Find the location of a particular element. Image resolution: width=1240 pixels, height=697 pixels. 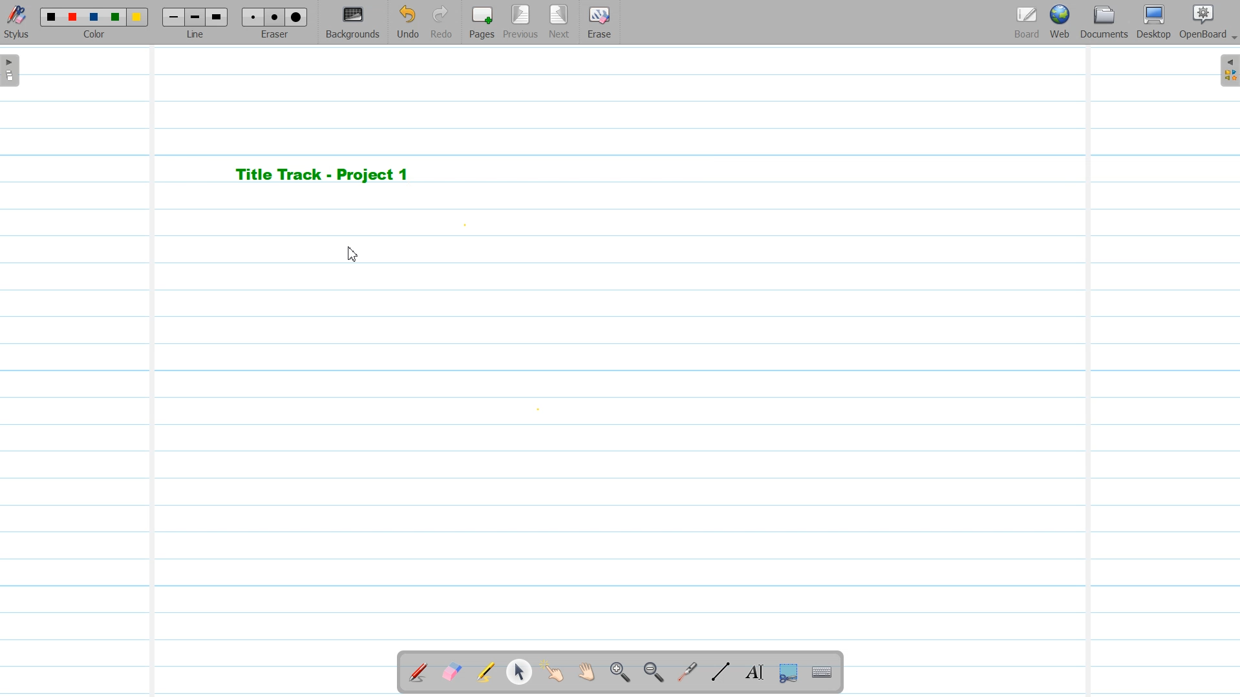

Draw Lines is located at coordinates (720, 672).